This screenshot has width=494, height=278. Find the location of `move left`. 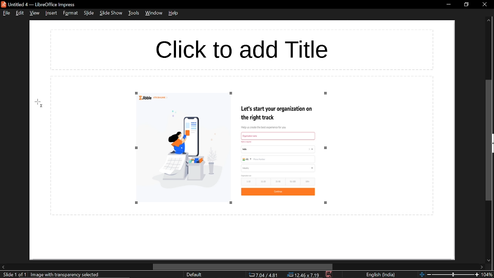

move left is located at coordinates (3, 267).